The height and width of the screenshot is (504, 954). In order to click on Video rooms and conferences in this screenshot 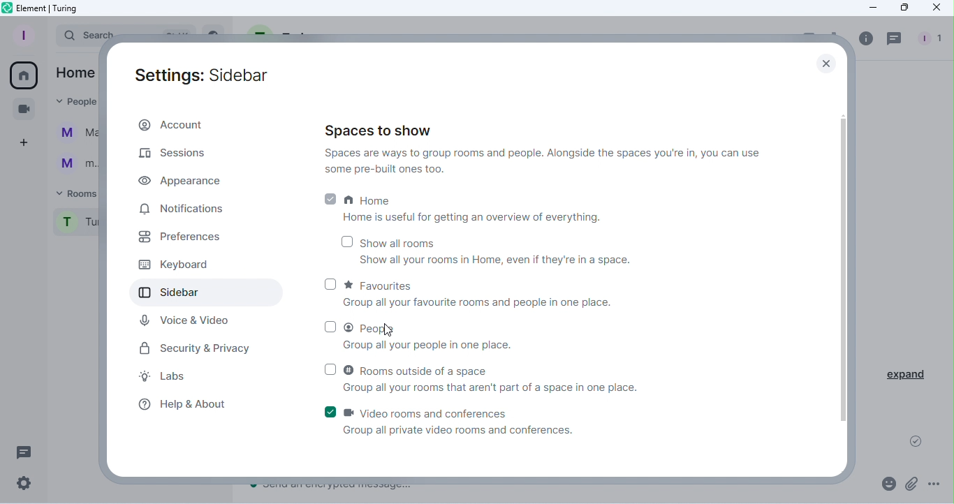, I will do `click(453, 419)`.